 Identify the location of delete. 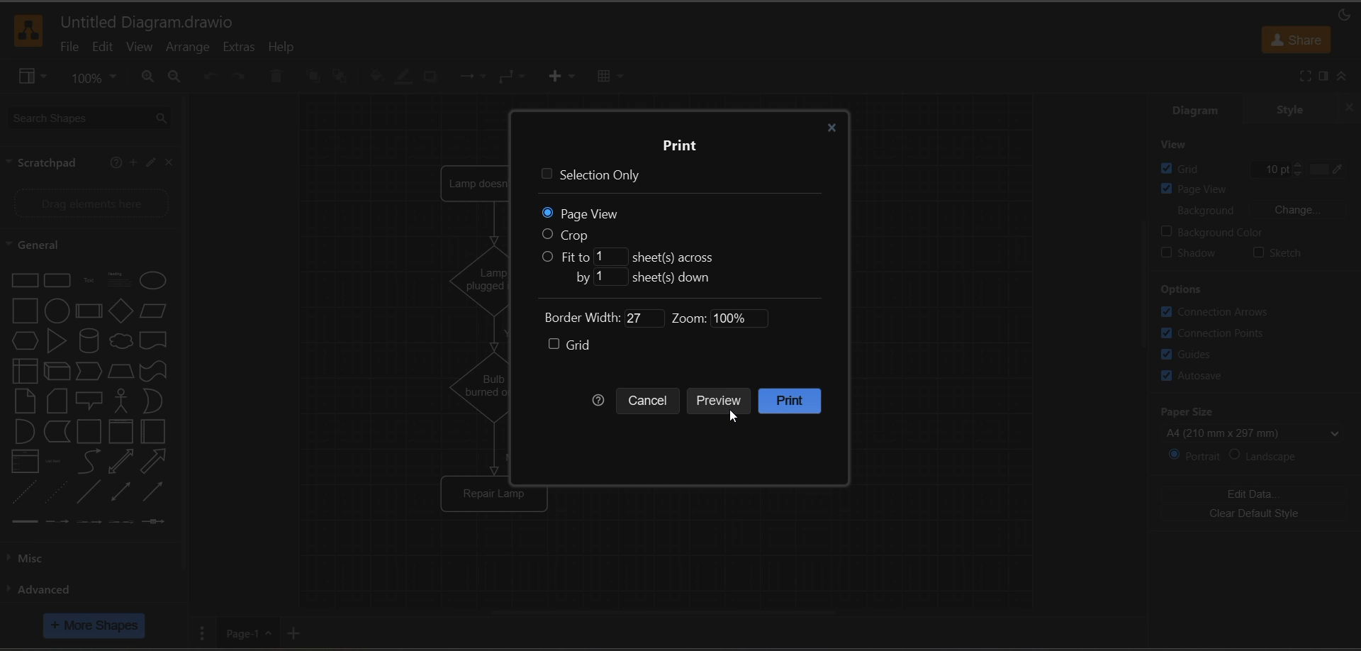
(279, 75).